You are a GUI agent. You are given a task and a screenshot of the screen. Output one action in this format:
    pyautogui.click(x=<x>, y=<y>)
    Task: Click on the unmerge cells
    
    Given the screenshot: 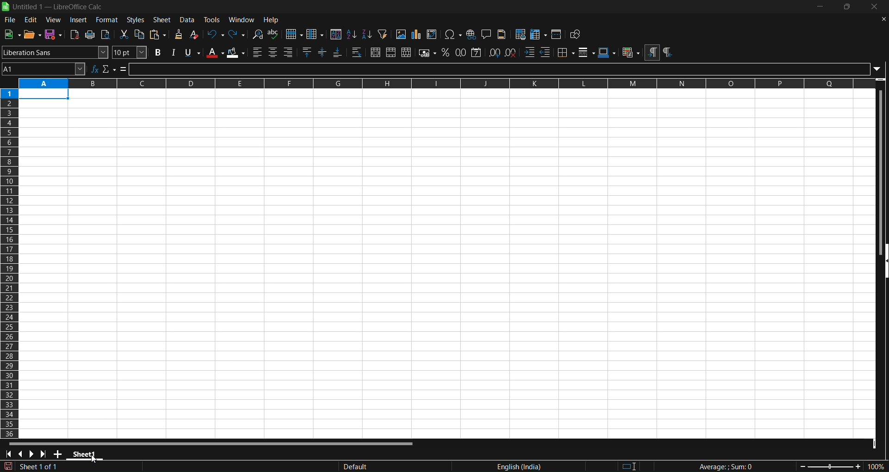 What is the action you would take?
    pyautogui.click(x=407, y=52)
    